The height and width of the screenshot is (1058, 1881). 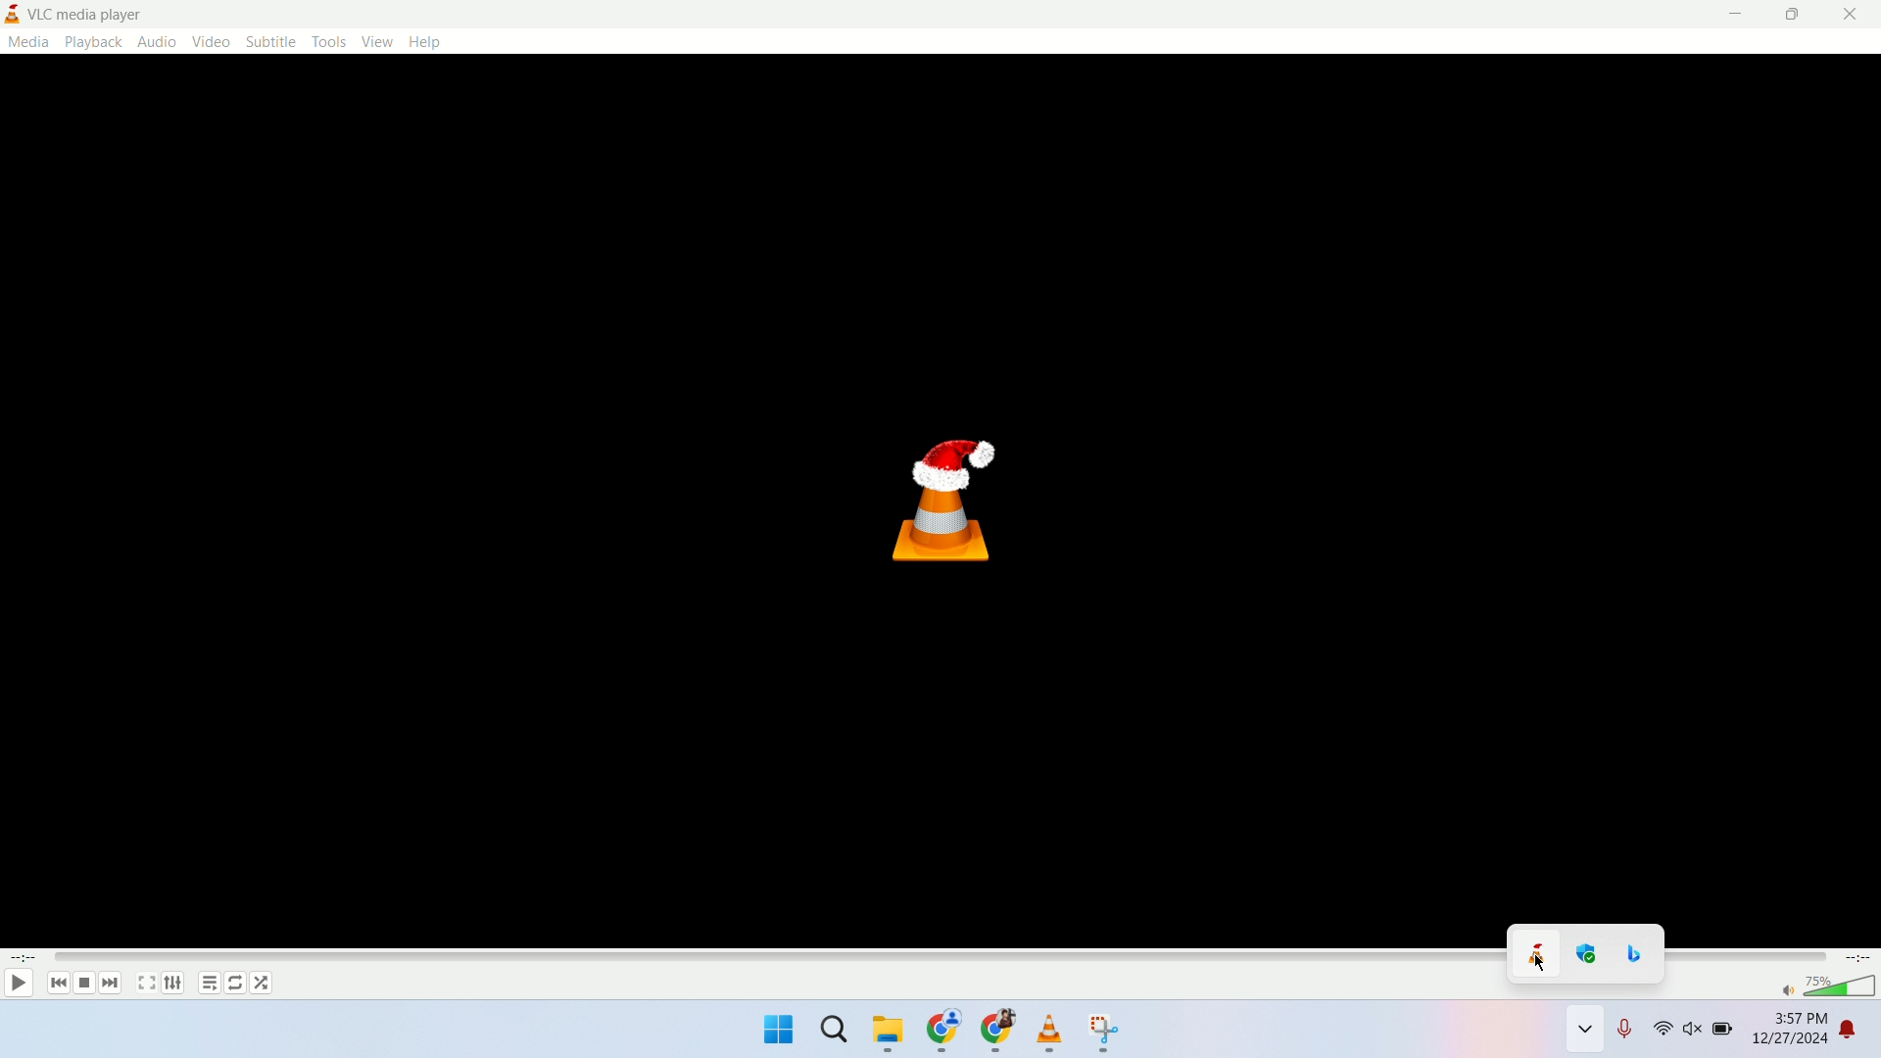 I want to click on toggle loop, so click(x=236, y=983).